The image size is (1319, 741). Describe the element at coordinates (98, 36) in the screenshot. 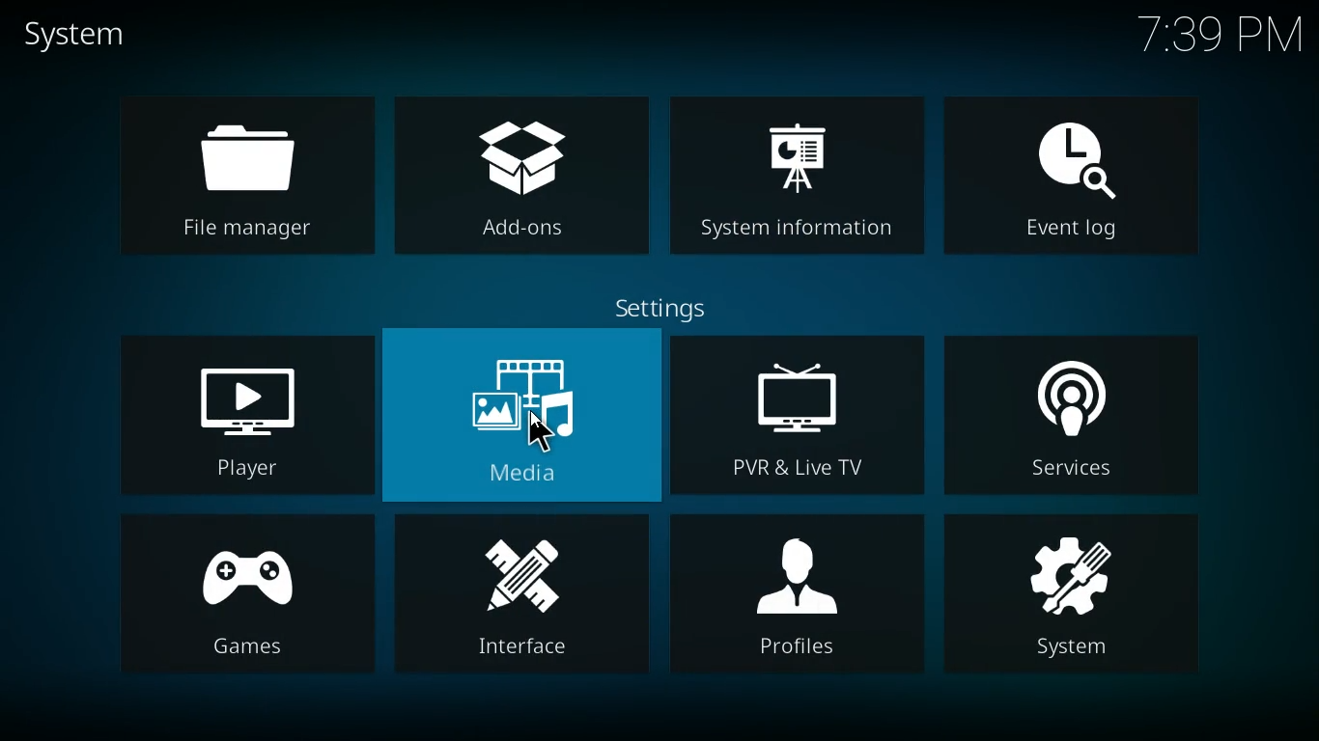

I see `system` at that location.